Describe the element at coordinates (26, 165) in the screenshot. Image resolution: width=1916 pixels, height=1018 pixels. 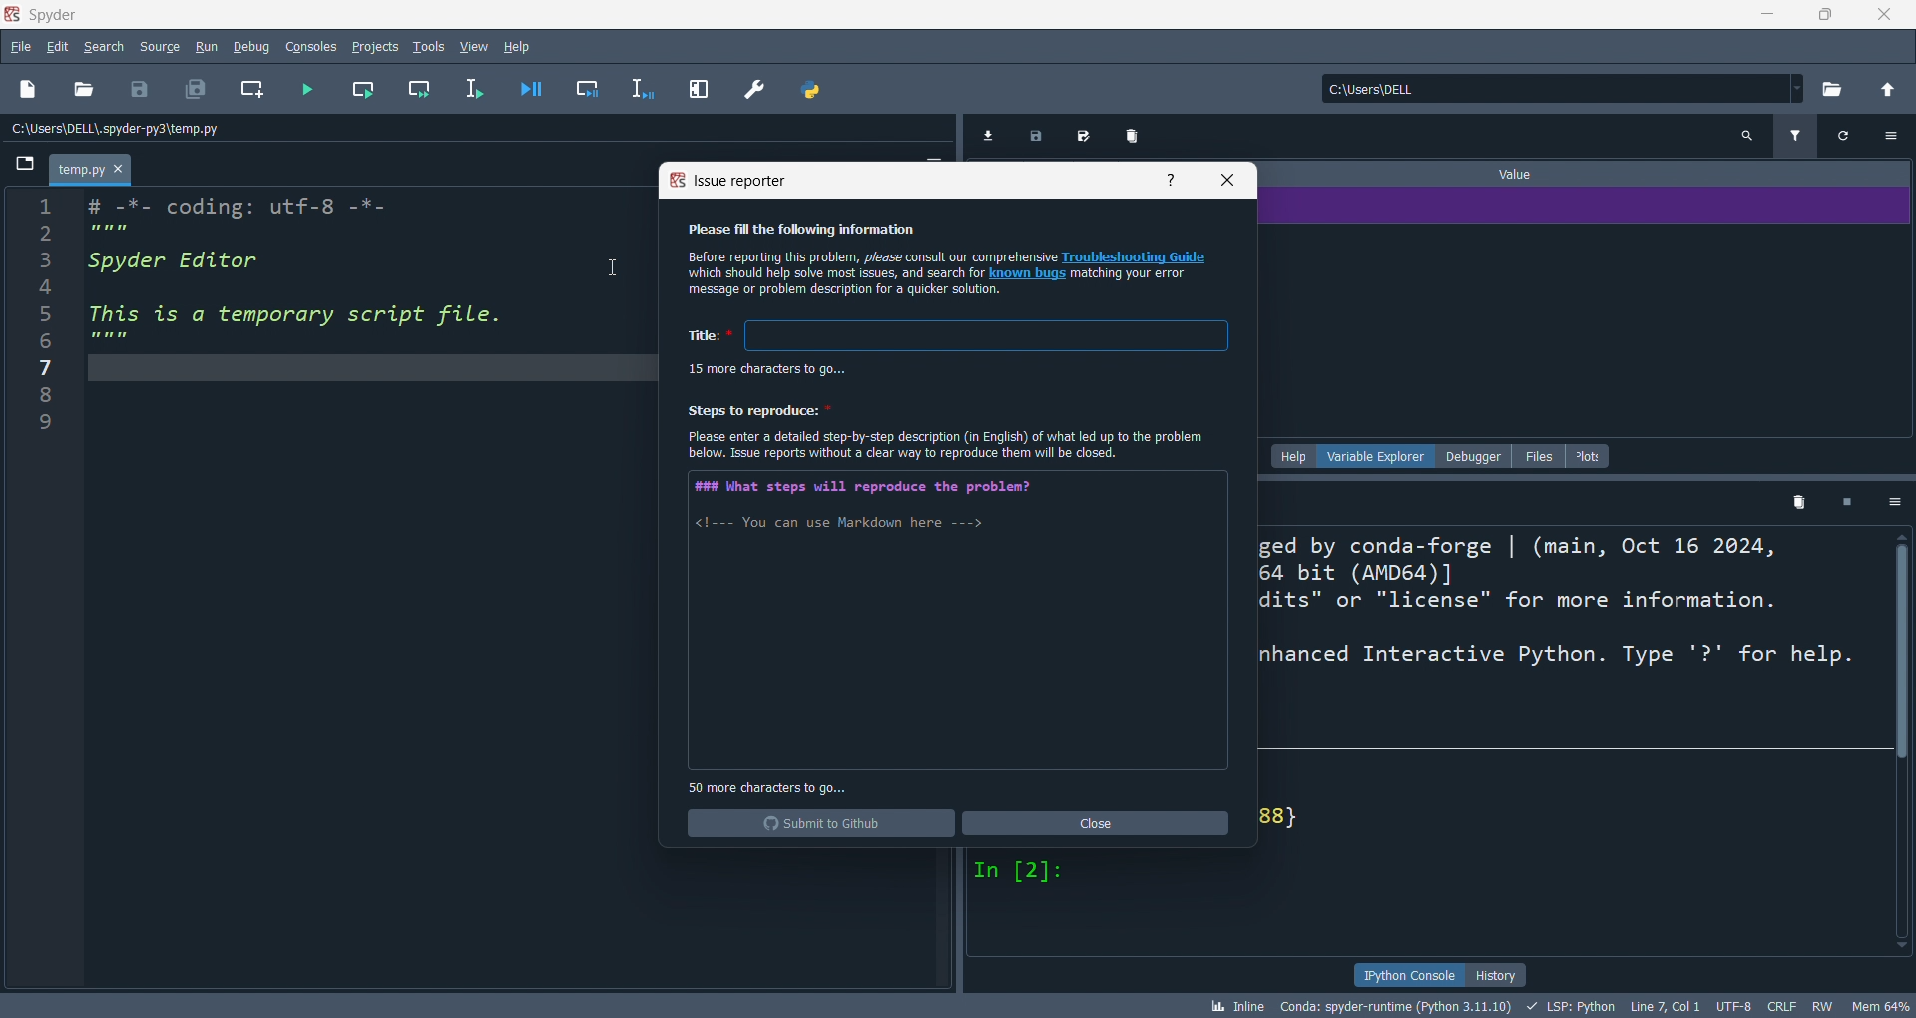
I see `File` at that location.